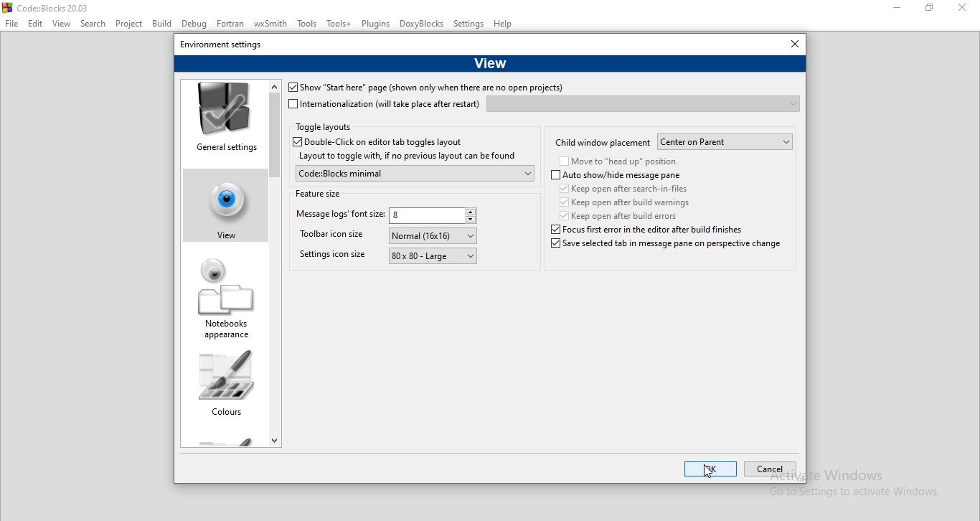 The width and height of the screenshot is (980, 521). What do you see at coordinates (621, 230) in the screenshot?
I see `Focus first error in the editor after build finishes` at bounding box center [621, 230].